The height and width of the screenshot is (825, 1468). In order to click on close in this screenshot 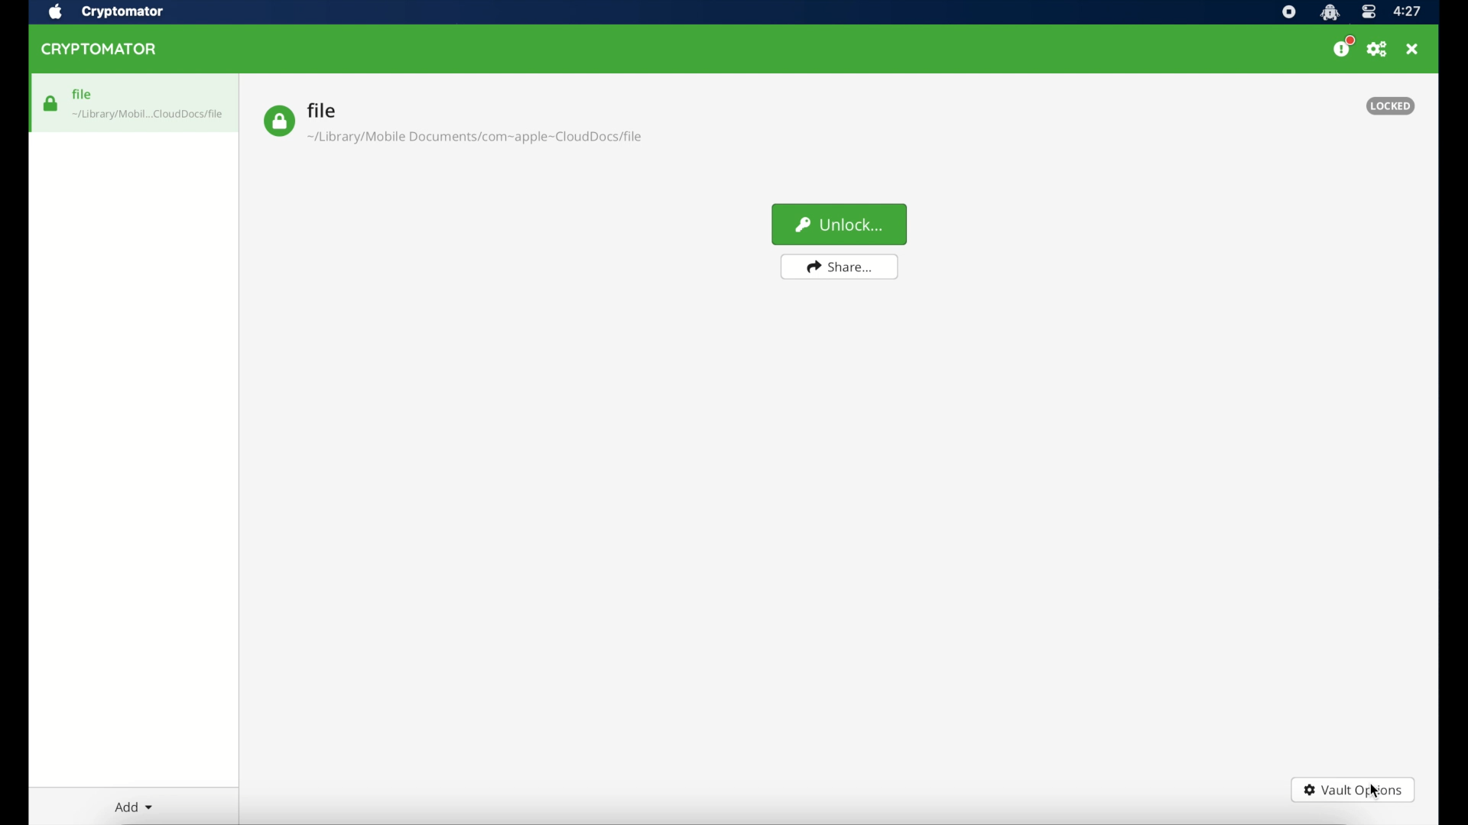, I will do `click(1414, 50)`.